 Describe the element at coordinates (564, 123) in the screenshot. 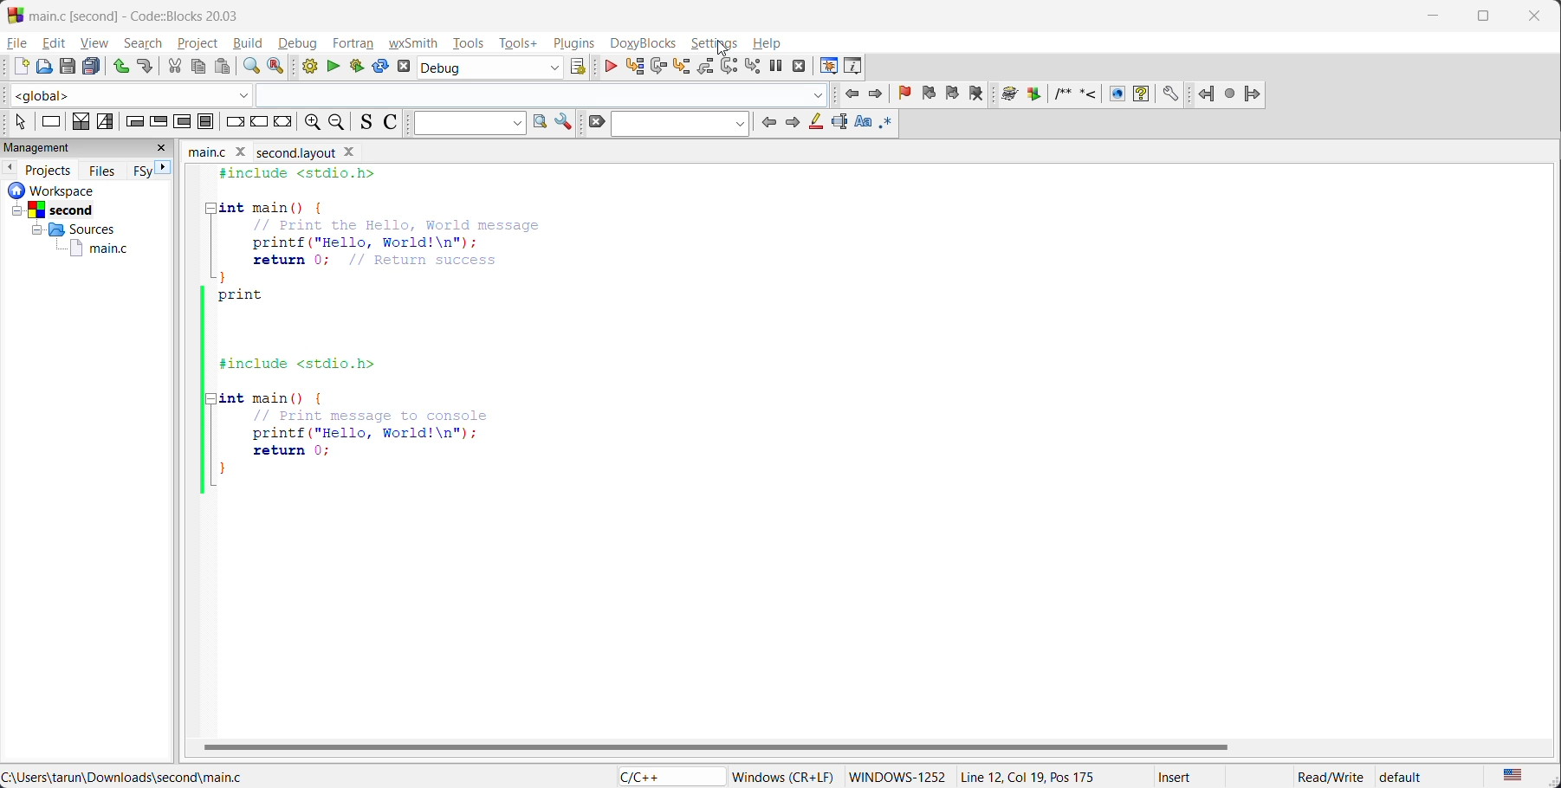

I see `show options window` at that location.